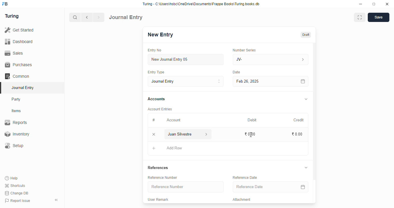 Image resolution: width=394 pixels, height=208 pixels. What do you see at coordinates (297, 134) in the screenshot?
I see `₹0.00` at bounding box center [297, 134].